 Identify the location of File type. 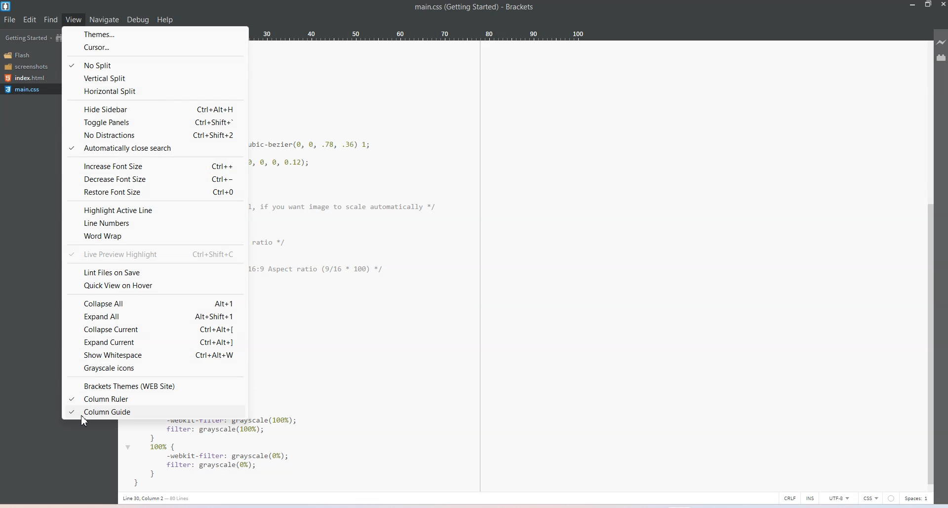
(871, 499).